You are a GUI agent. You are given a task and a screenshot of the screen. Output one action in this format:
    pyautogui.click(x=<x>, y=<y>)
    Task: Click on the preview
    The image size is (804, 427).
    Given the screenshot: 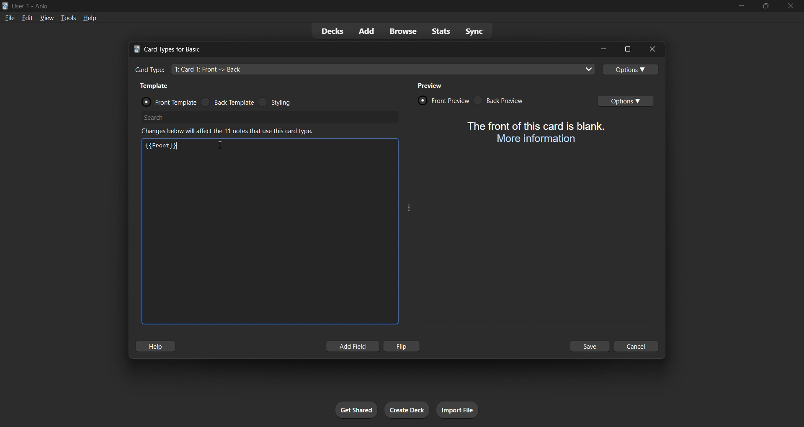 What is the action you would take?
    pyautogui.click(x=429, y=85)
    